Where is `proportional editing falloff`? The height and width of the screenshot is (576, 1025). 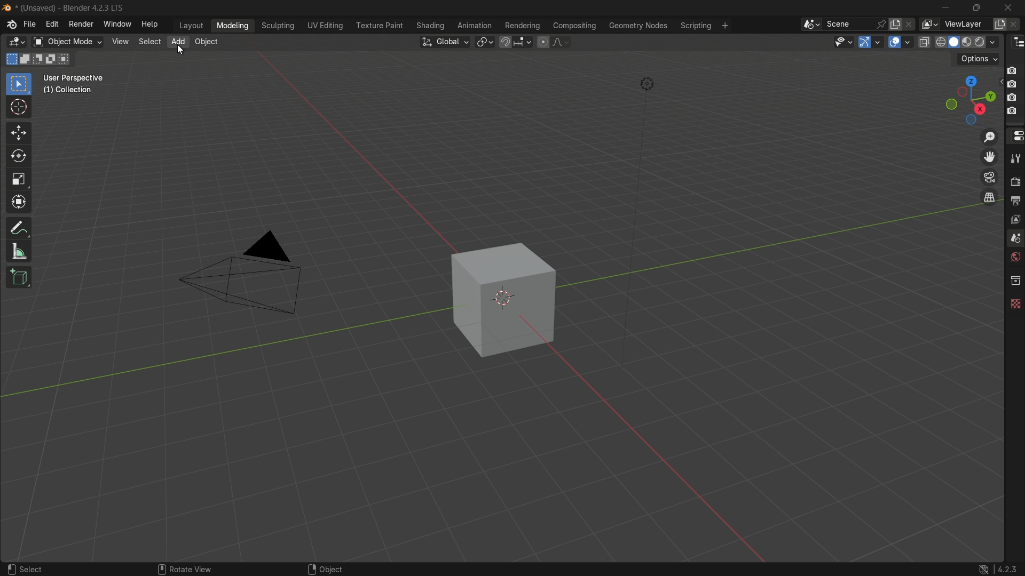 proportional editing falloff is located at coordinates (561, 42).